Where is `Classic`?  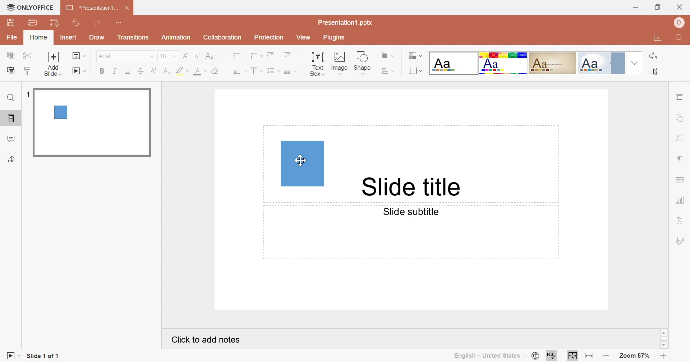 Classic is located at coordinates (555, 63).